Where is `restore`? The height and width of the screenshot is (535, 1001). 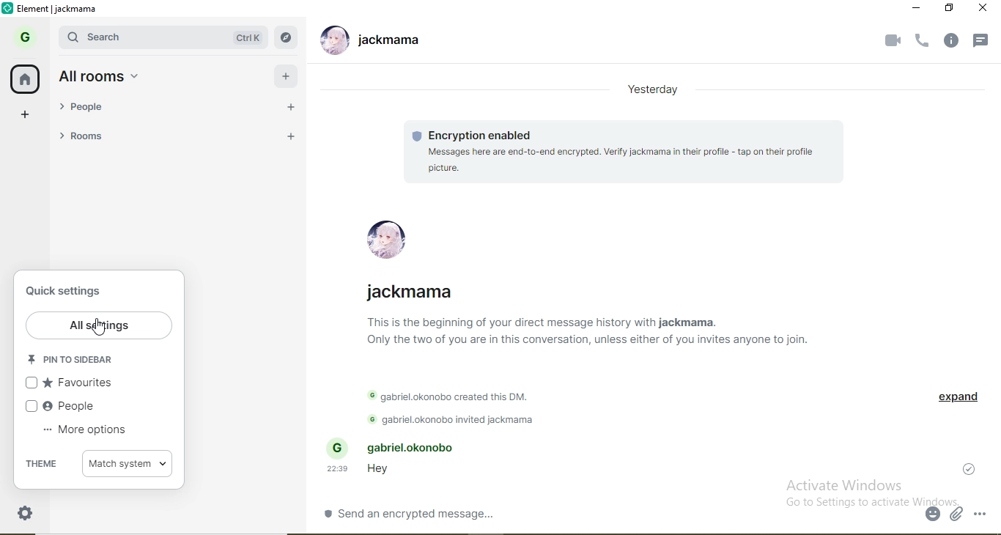
restore is located at coordinates (950, 8).